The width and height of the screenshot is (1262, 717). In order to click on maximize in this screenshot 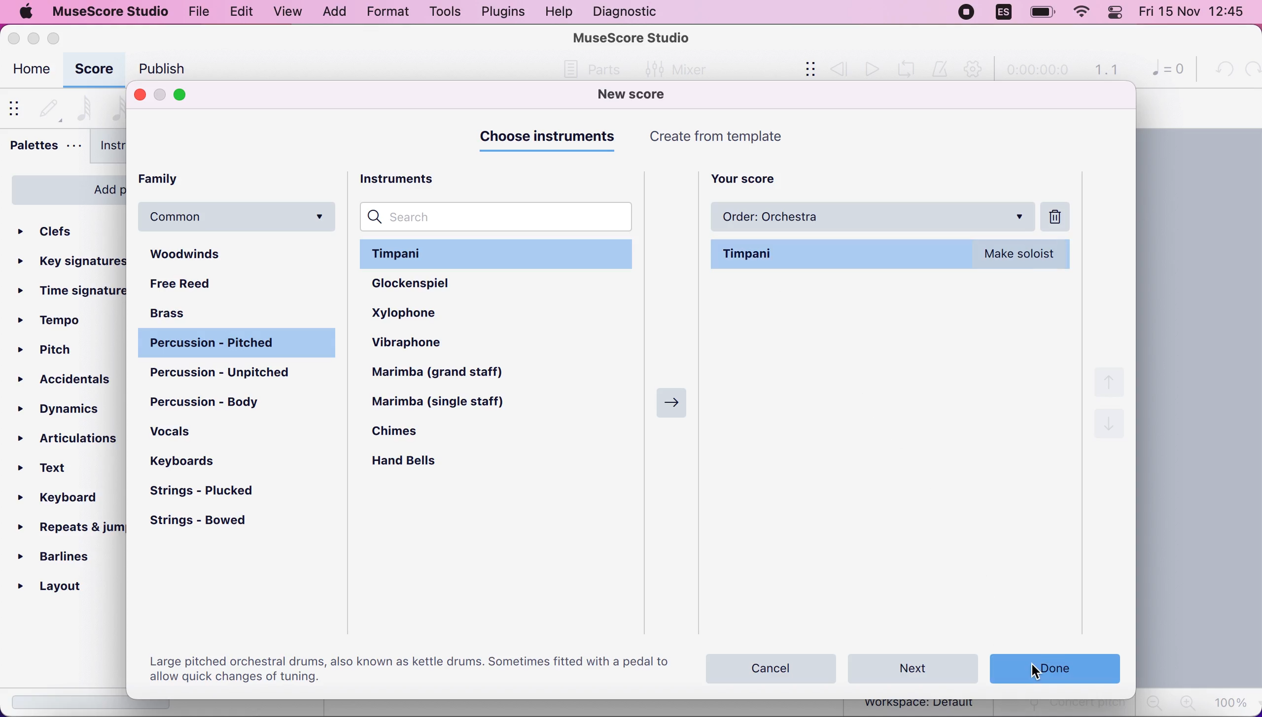, I will do `click(187, 95)`.